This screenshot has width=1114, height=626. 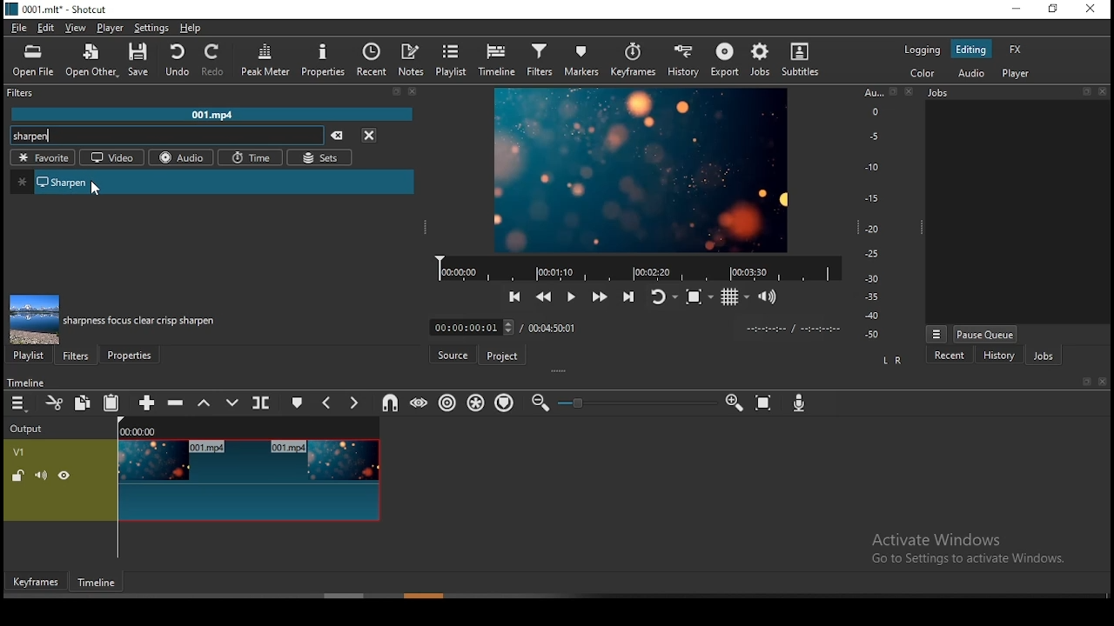 What do you see at coordinates (96, 189) in the screenshot?
I see `cursor` at bounding box center [96, 189].